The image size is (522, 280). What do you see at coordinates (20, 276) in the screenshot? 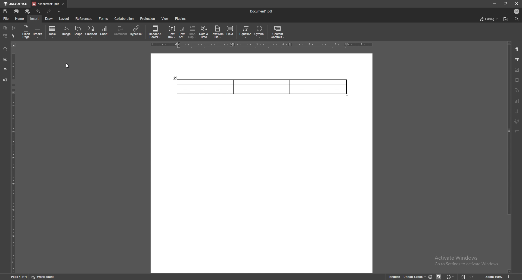
I see `page` at bounding box center [20, 276].